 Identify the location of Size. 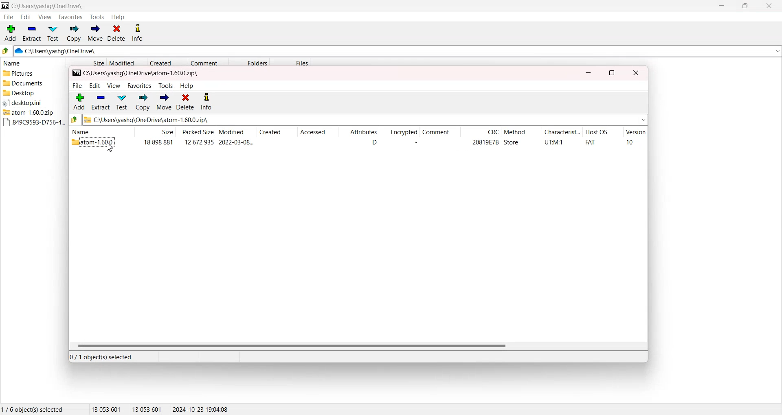
(86, 62).